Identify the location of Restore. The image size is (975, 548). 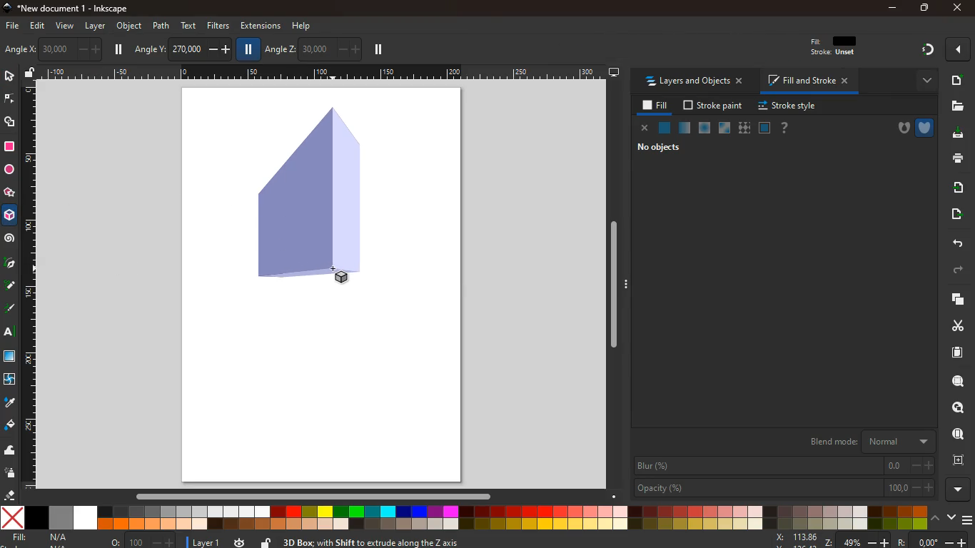
(923, 9).